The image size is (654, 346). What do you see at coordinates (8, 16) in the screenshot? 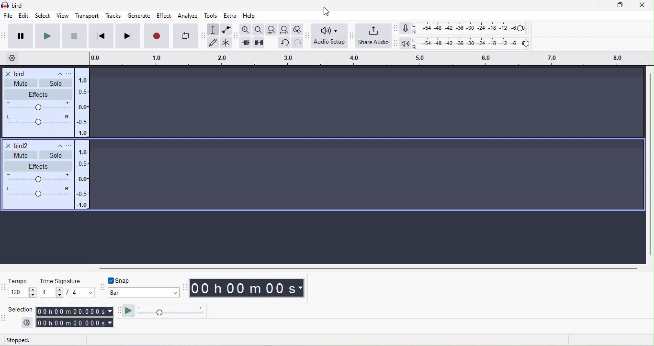
I see `file` at bounding box center [8, 16].